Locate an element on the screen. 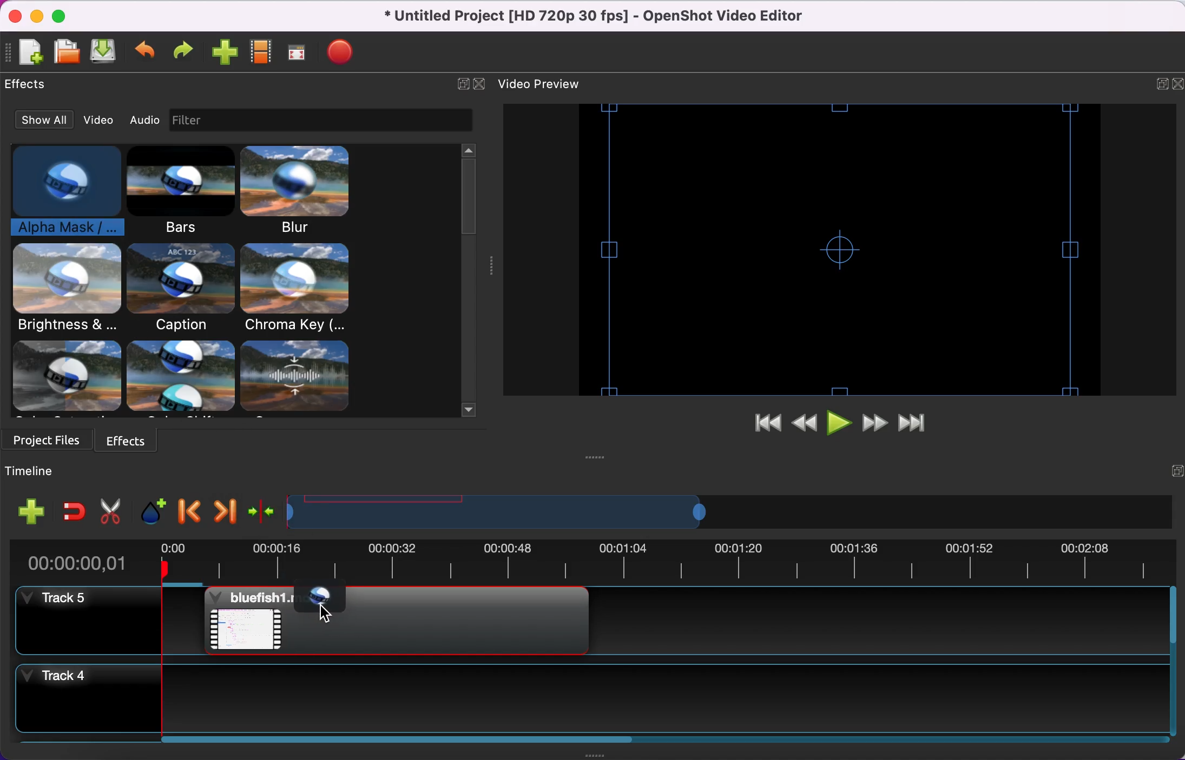 This screenshot has width=1185, height=760. vertical slider is located at coordinates (469, 193).